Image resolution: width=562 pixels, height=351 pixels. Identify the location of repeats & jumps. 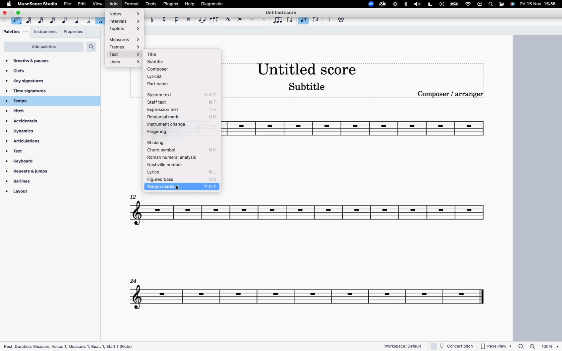
(32, 173).